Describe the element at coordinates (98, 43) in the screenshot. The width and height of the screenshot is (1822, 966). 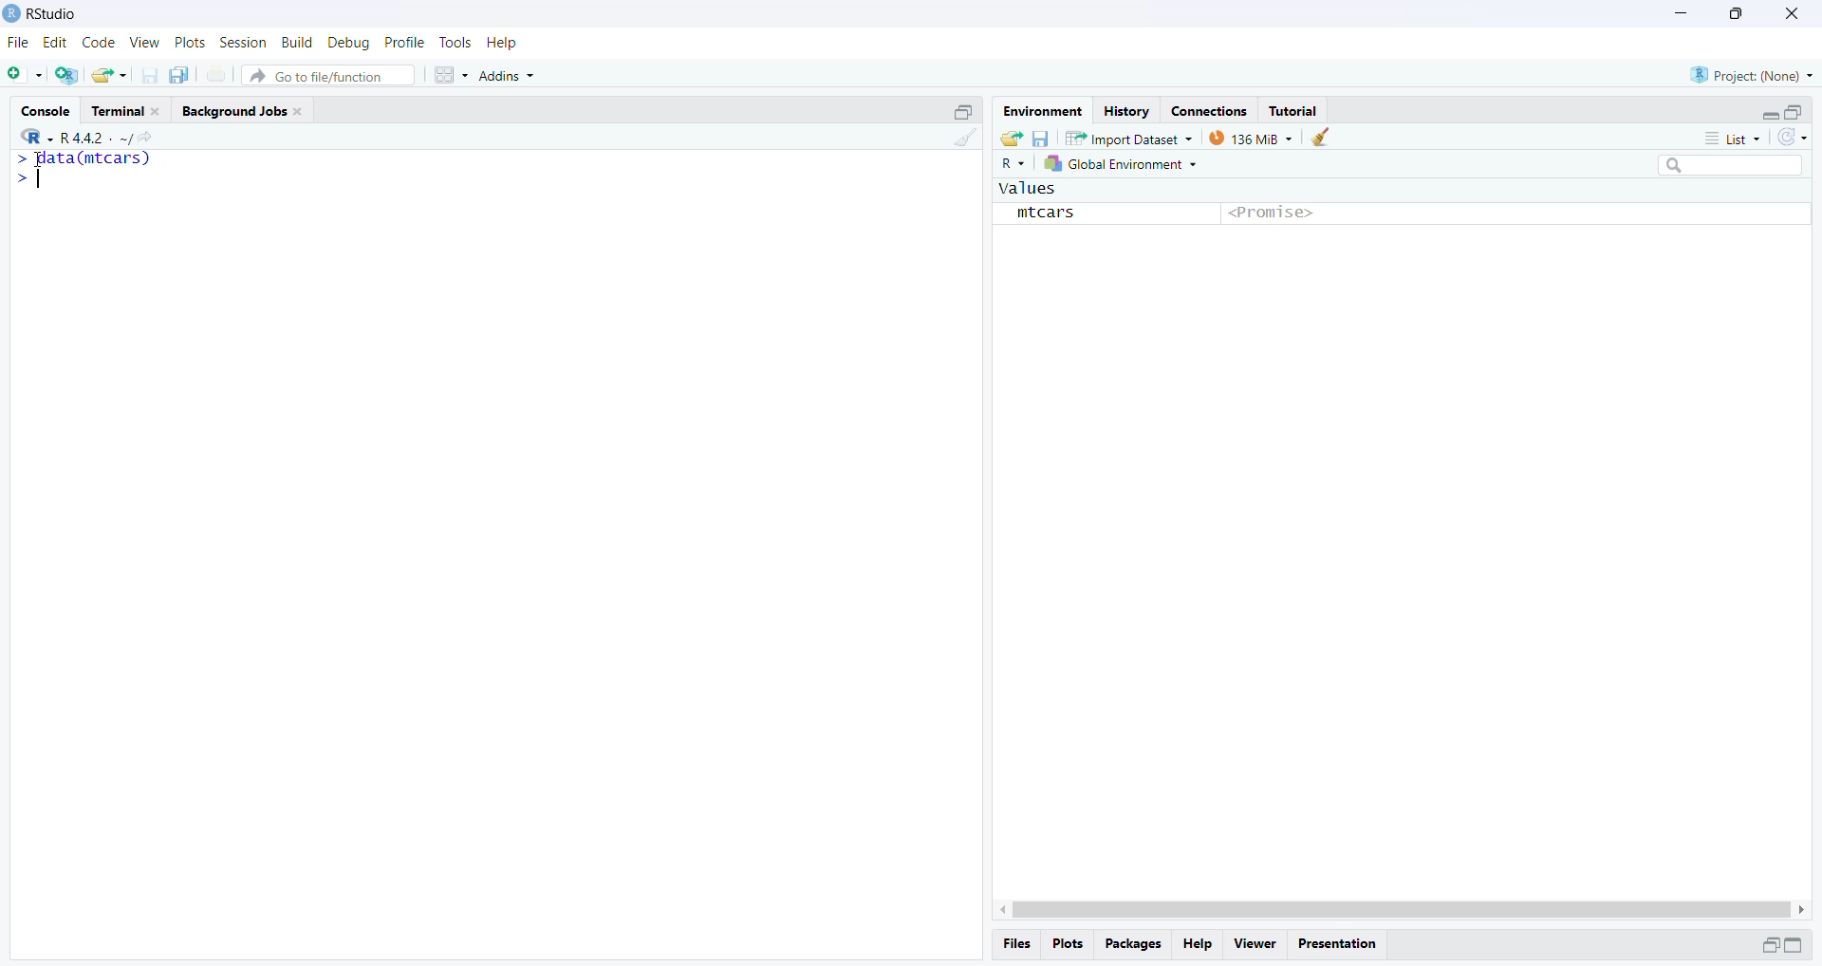
I see `Code` at that location.